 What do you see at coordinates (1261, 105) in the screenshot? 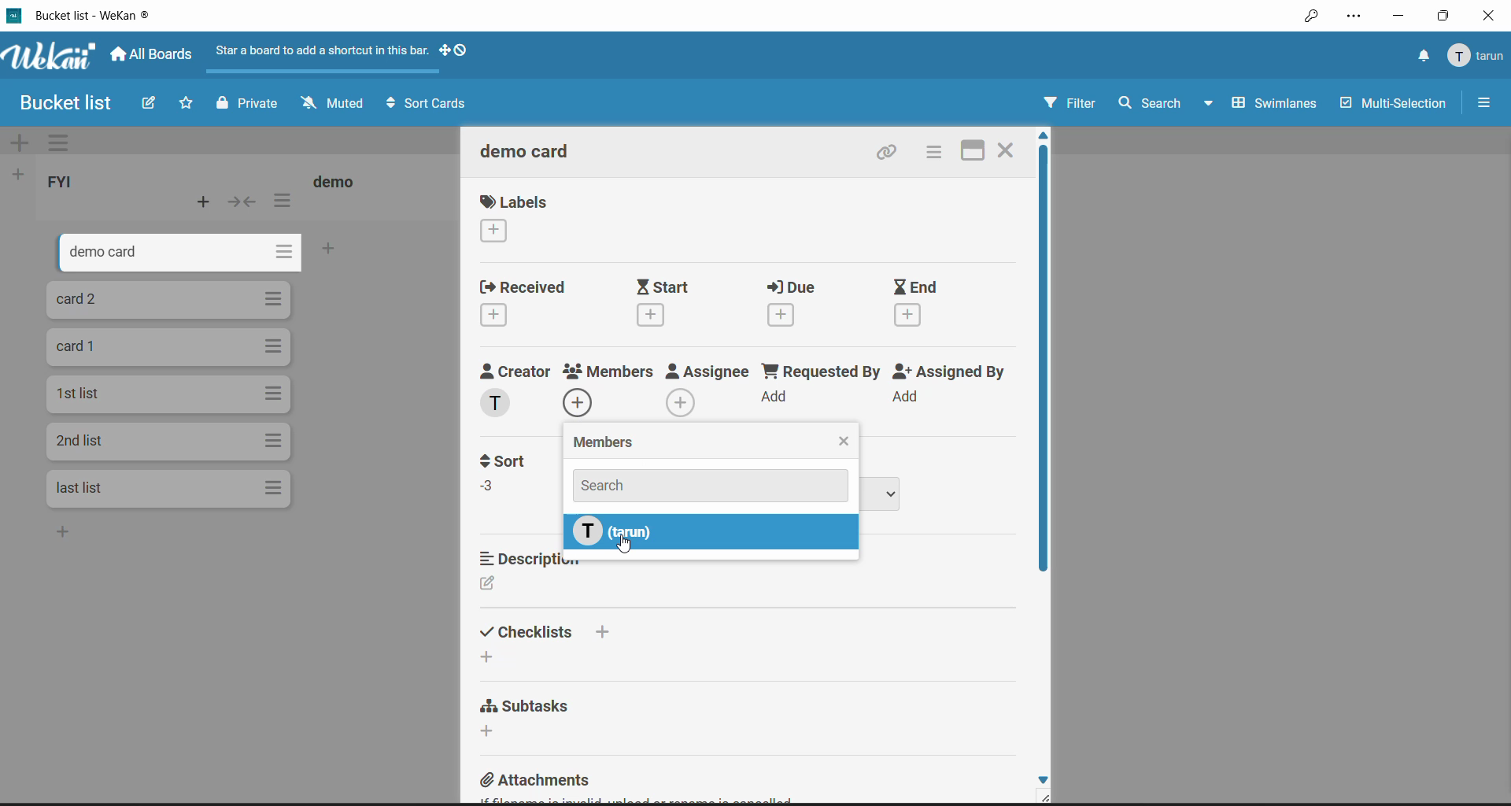
I see `board view` at bounding box center [1261, 105].